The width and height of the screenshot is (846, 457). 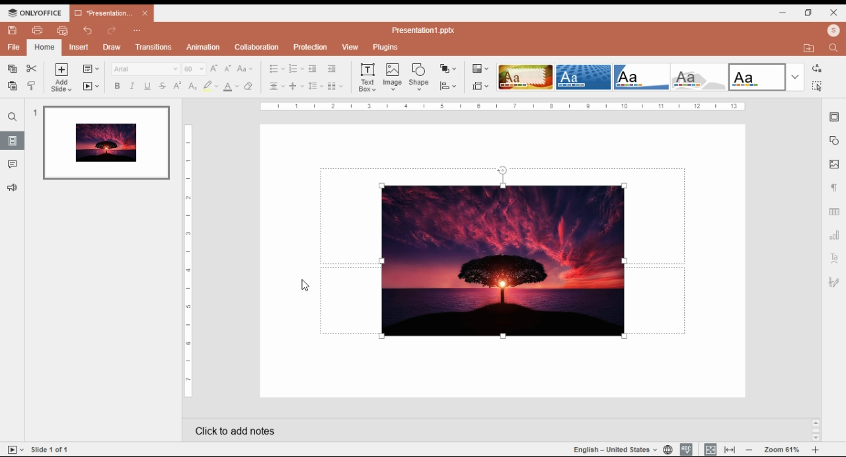 What do you see at coordinates (835, 12) in the screenshot?
I see `close window` at bounding box center [835, 12].